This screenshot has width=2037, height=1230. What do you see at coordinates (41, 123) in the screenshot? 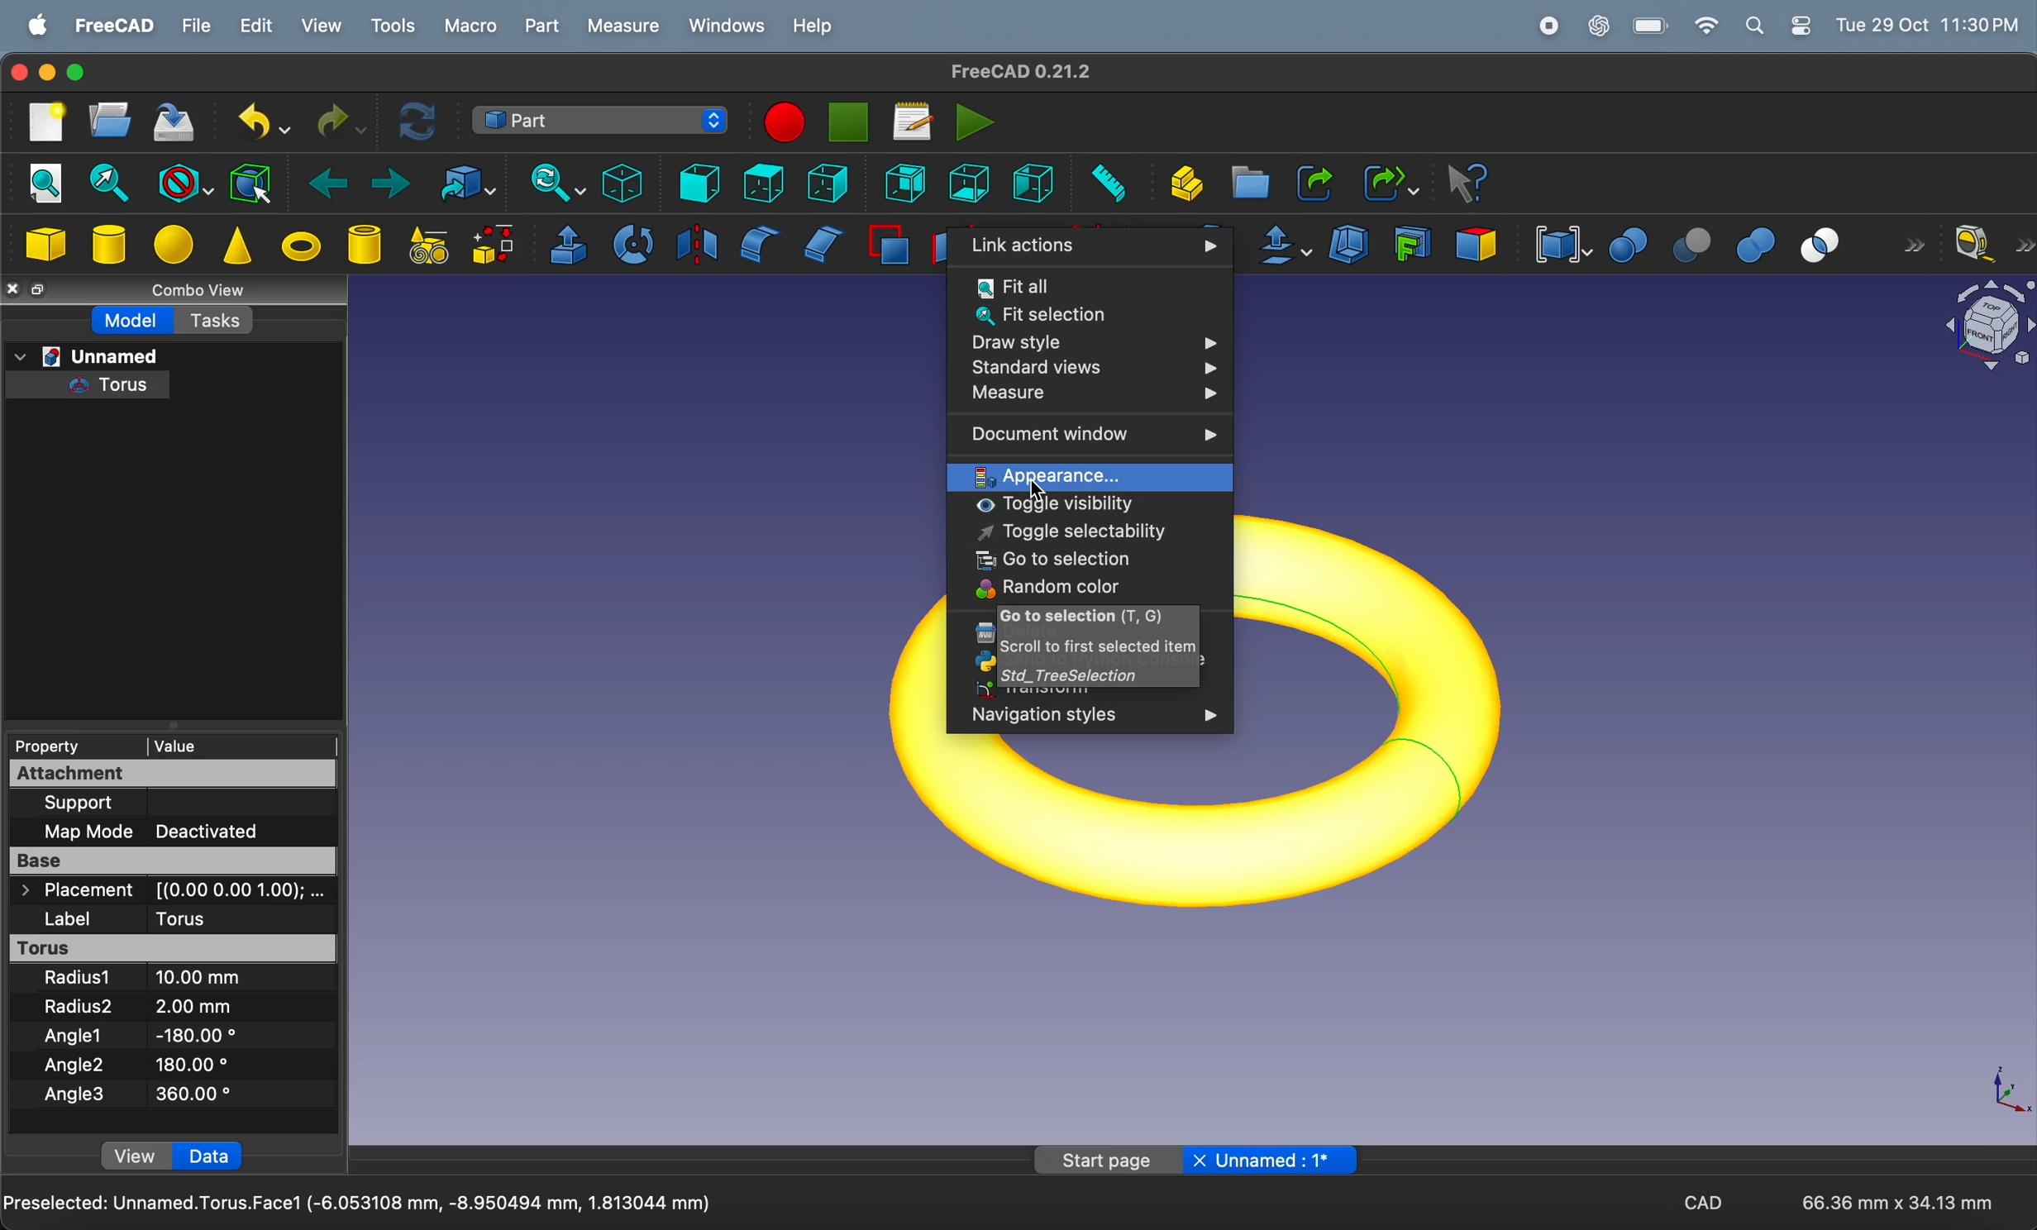
I see `new` at bounding box center [41, 123].